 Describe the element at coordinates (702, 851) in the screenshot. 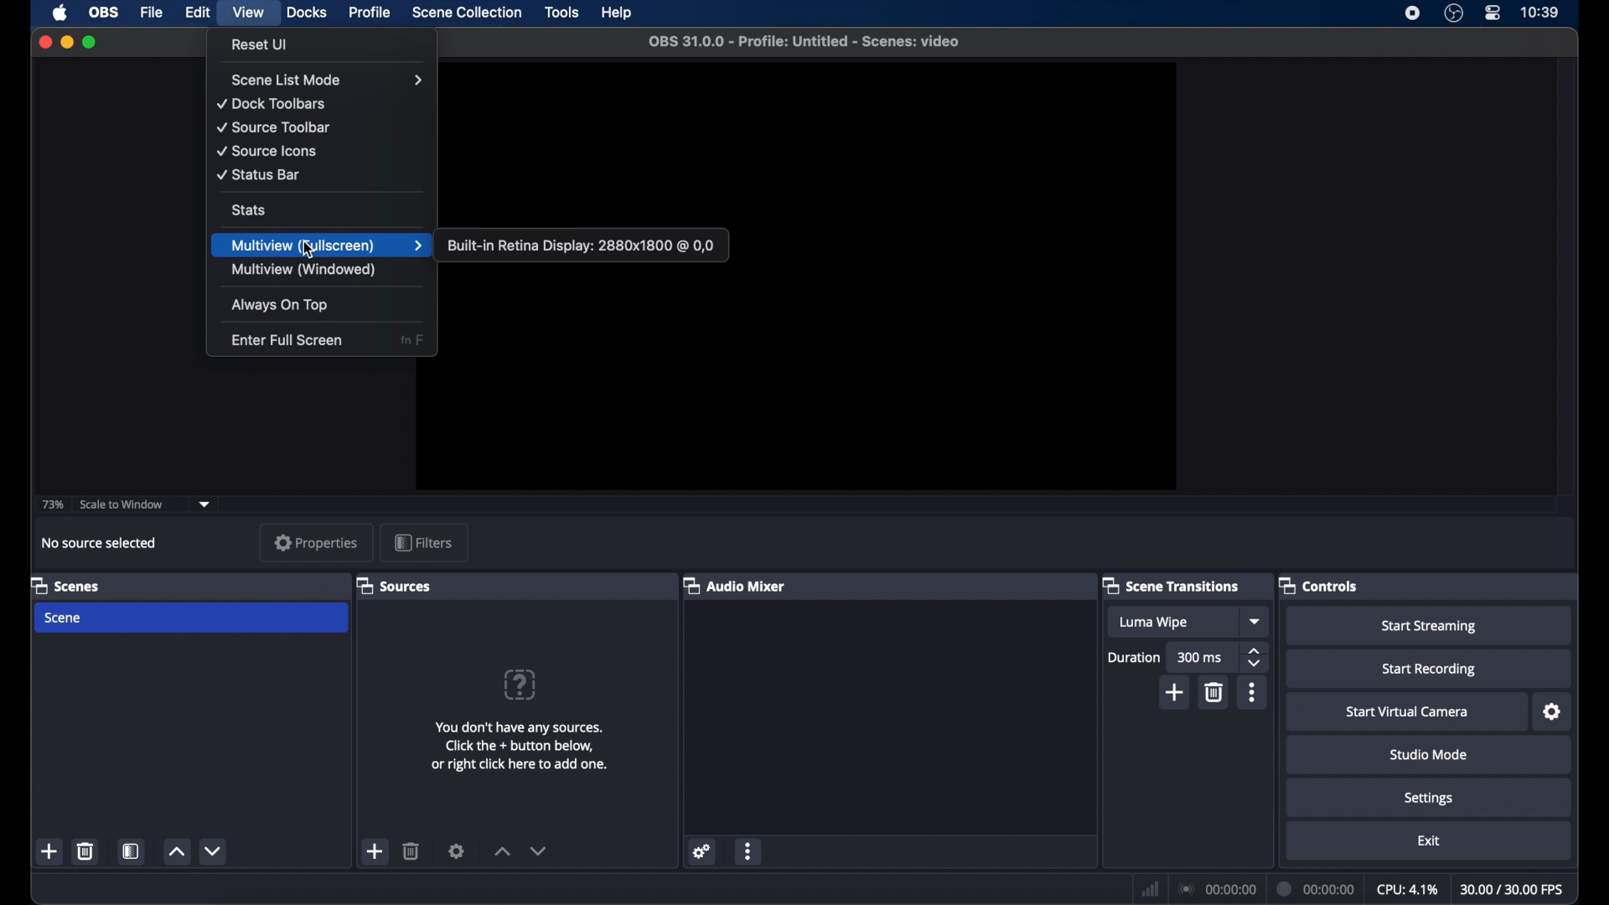

I see `settings` at that location.